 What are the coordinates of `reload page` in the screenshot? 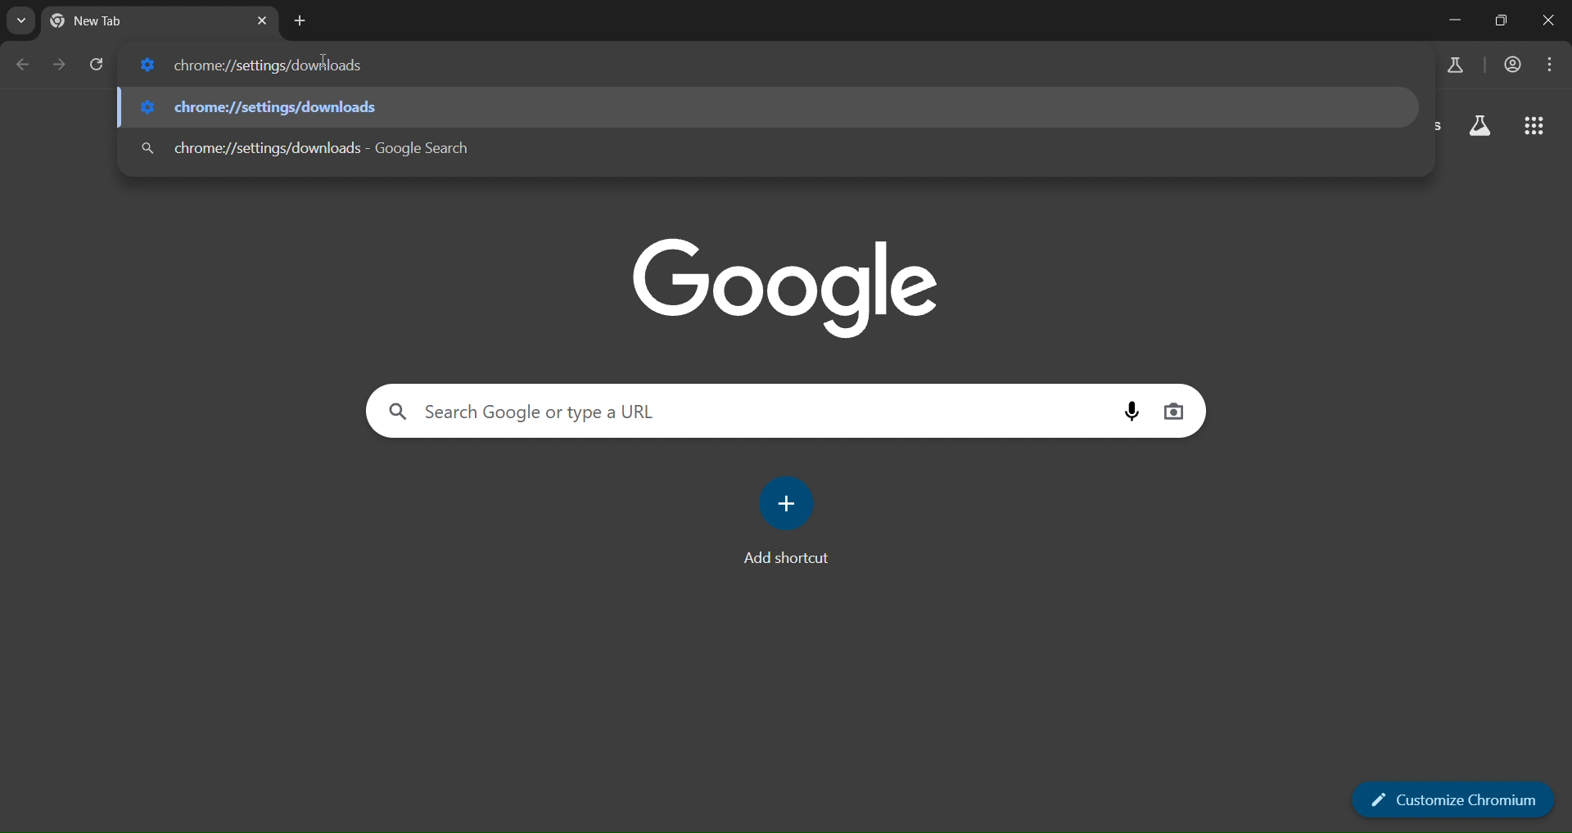 It's located at (95, 65).